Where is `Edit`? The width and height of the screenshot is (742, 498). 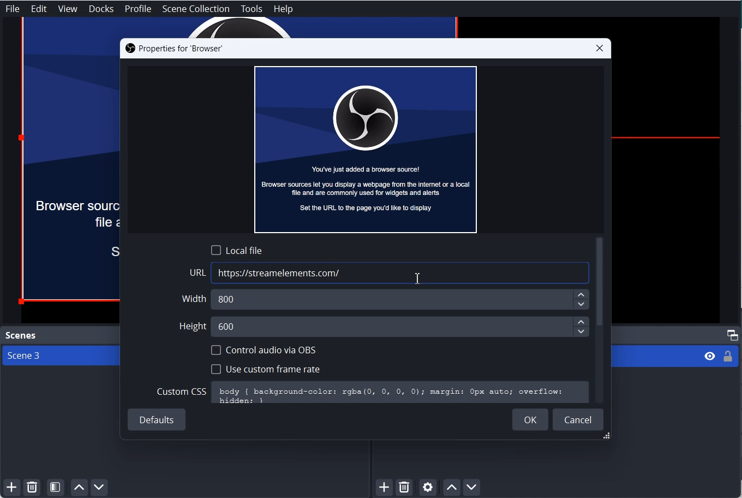
Edit is located at coordinates (39, 9).